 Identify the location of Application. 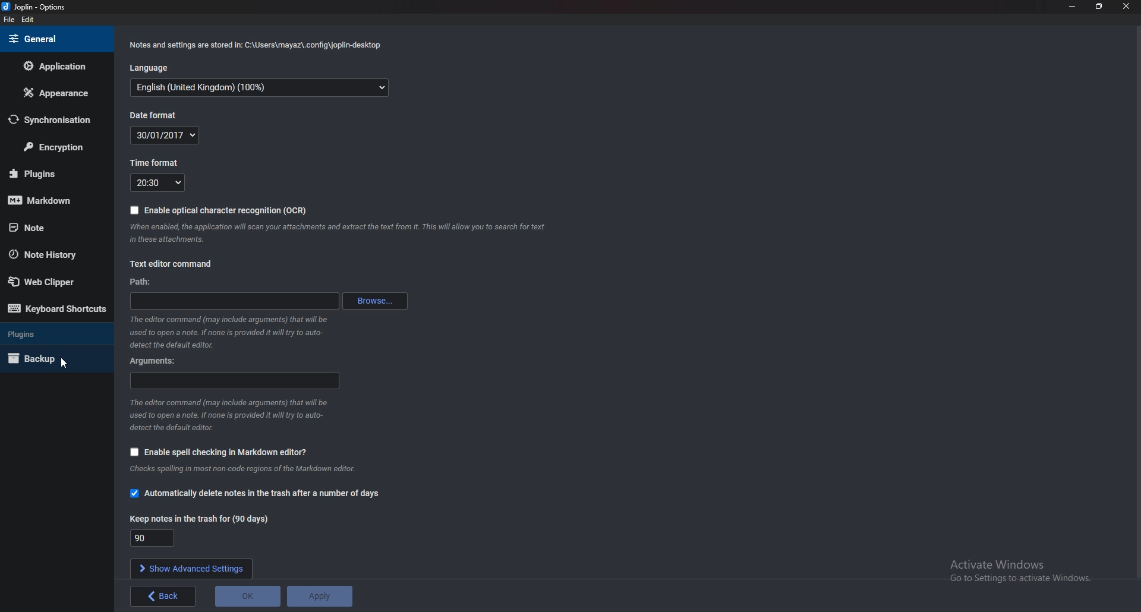
(55, 66).